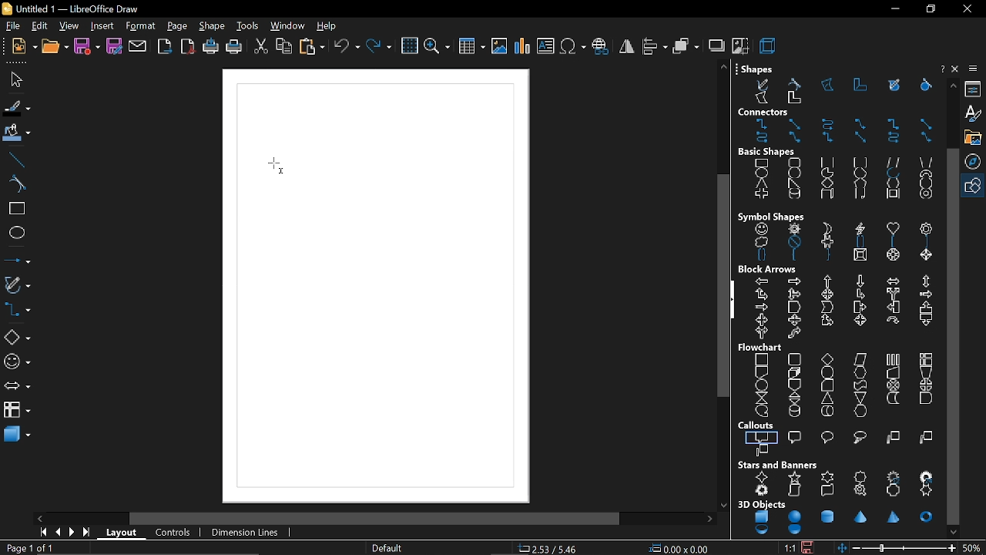 Image resolution: width=986 pixels, height=555 pixels. I want to click on left and right arrow callout, so click(763, 319).